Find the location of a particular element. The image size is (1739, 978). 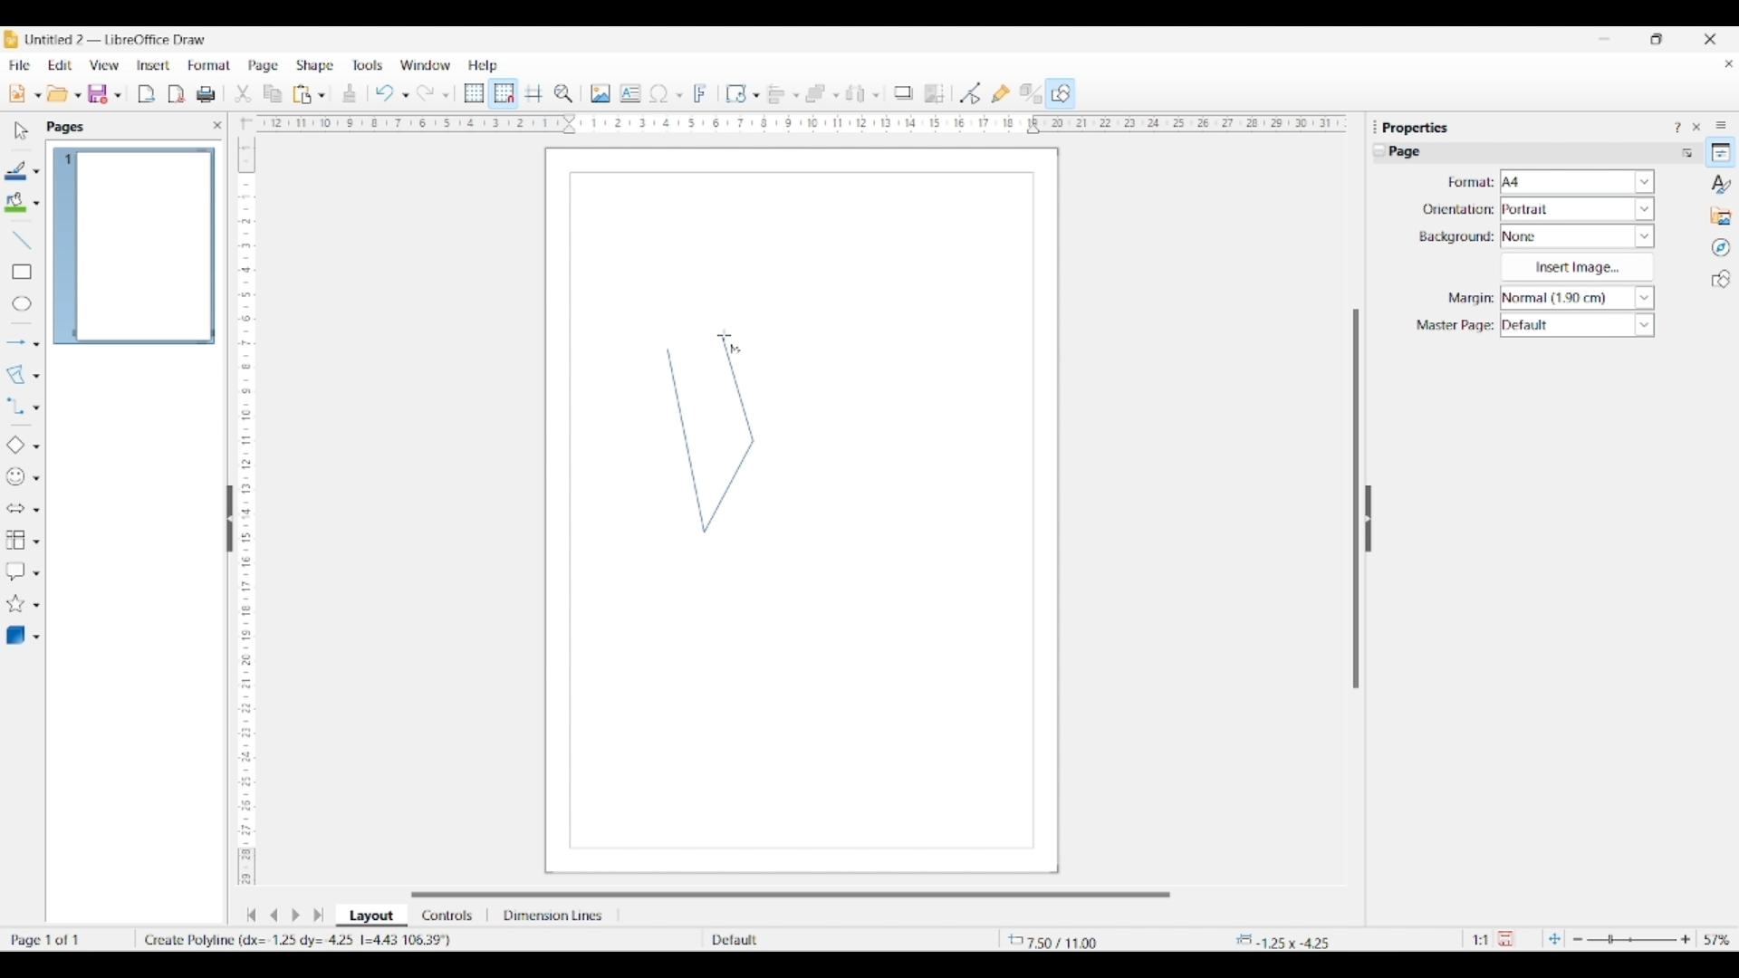

Margin options is located at coordinates (1577, 298).